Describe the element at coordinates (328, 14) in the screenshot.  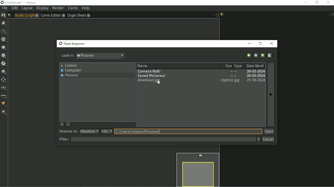
I see `Float pane` at that location.